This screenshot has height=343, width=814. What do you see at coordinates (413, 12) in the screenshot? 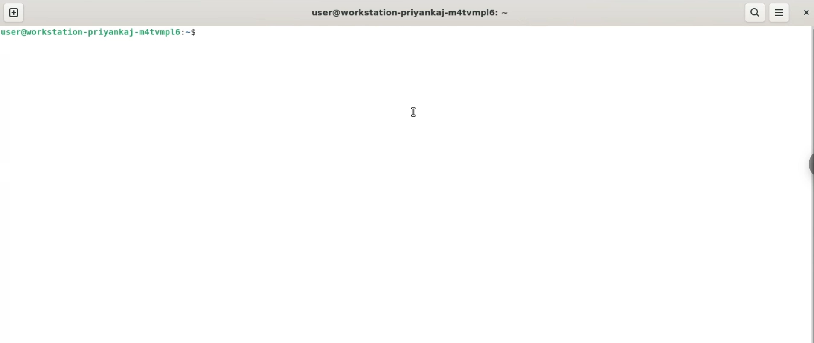
I see `terminal title: user@workstation-priyankaj-m4tvmpl6: ~` at bounding box center [413, 12].